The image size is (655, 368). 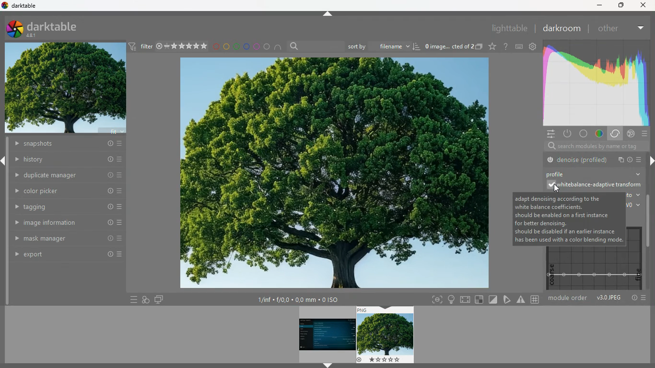 I want to click on yellow, so click(x=226, y=46).